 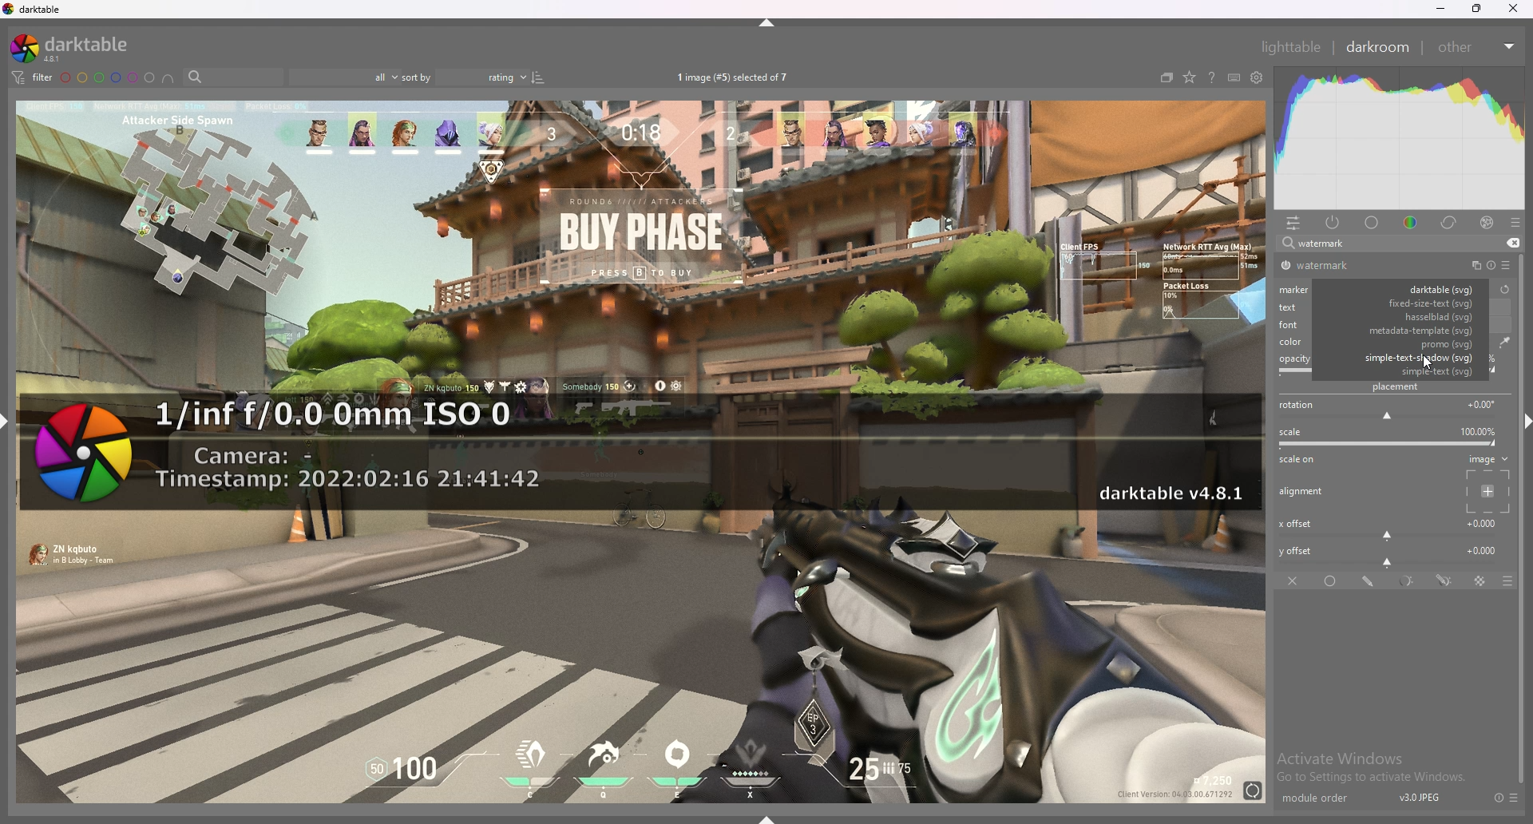 I want to click on show global preference, so click(x=1258, y=78).